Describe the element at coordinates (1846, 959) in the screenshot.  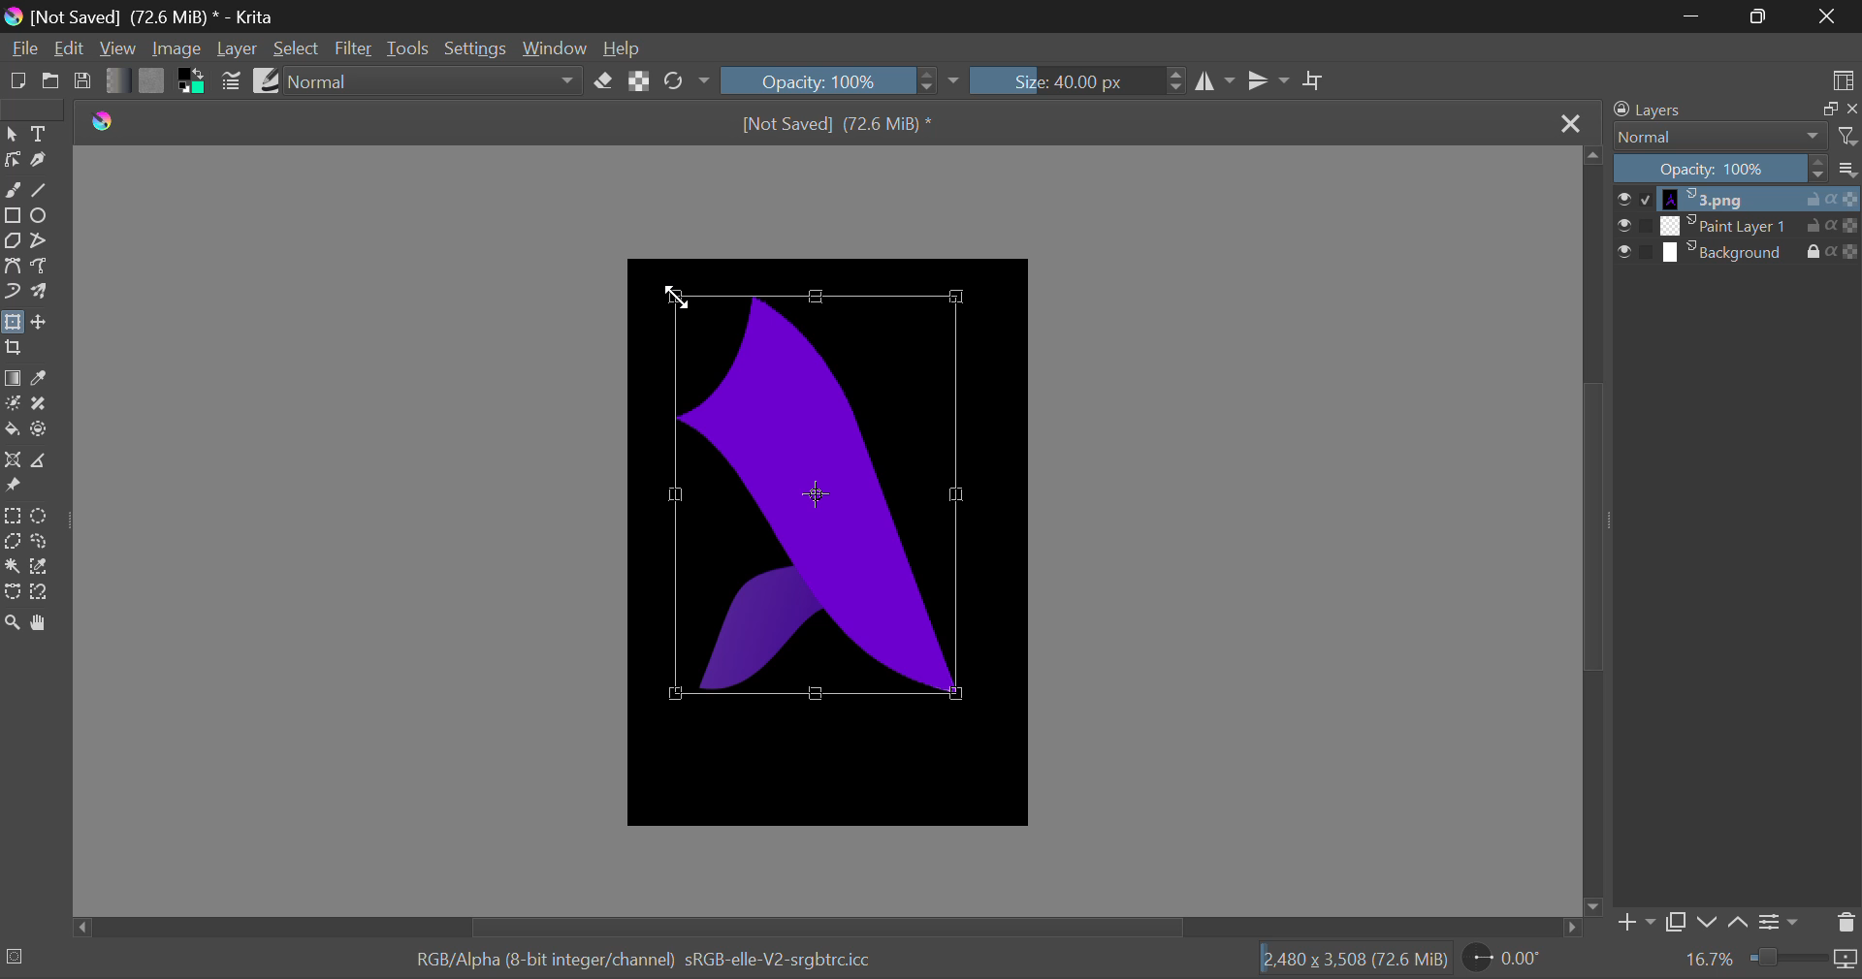
I see `icon` at that location.